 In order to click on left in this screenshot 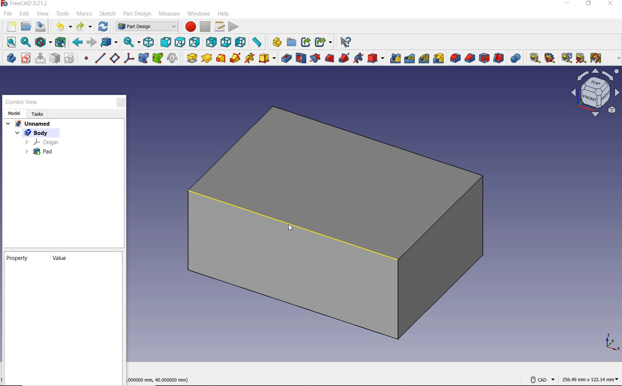, I will do `click(241, 42)`.